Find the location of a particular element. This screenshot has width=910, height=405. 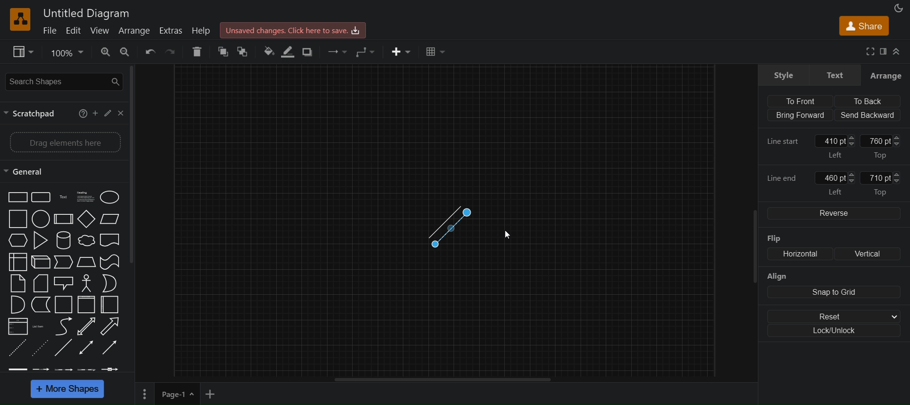

Rectangle is located at coordinates (16, 197).